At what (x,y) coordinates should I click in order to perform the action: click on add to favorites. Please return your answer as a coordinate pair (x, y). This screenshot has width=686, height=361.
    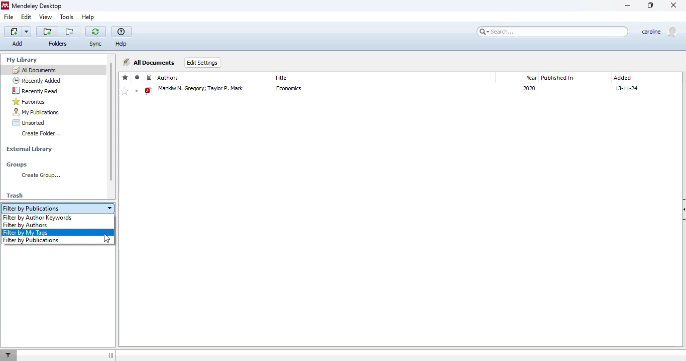
    Looking at the image, I should click on (125, 91).